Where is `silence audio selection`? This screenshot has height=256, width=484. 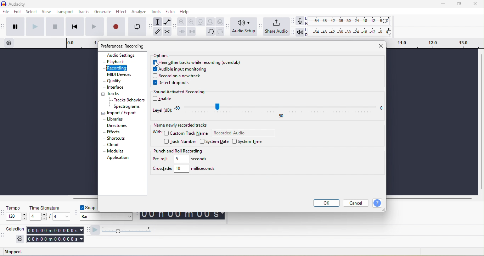
silence audio selection is located at coordinates (191, 32).